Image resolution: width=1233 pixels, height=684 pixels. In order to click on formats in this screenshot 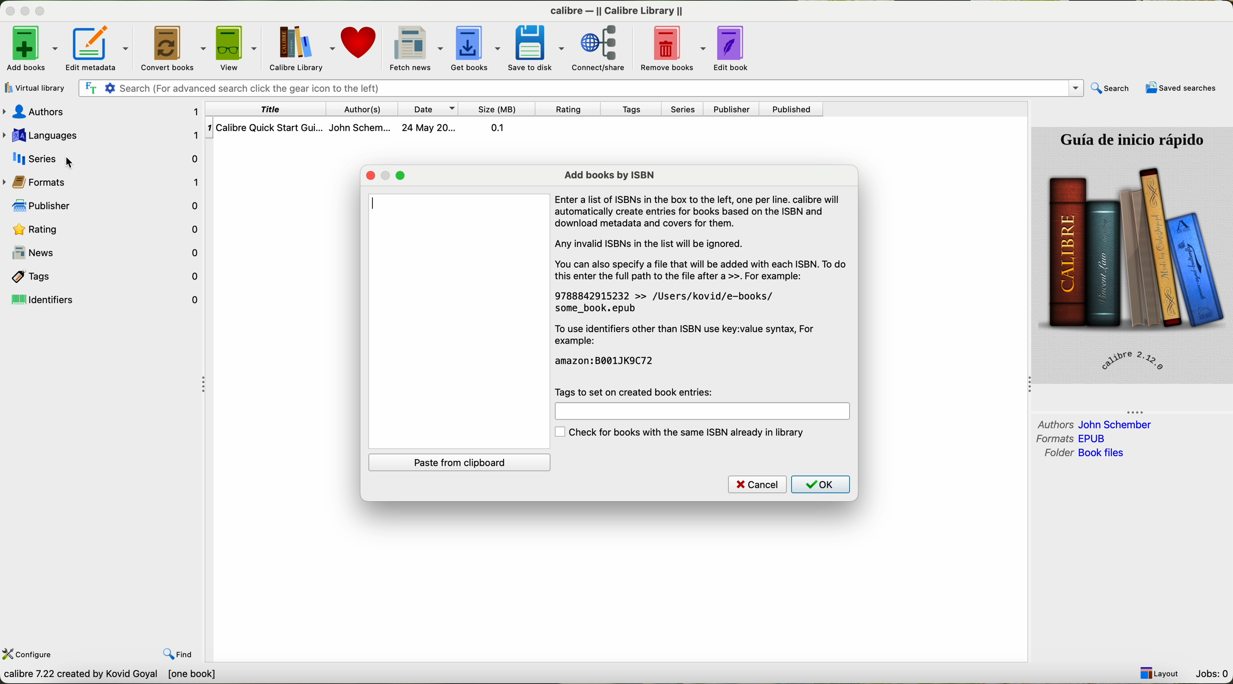, I will do `click(1074, 438)`.